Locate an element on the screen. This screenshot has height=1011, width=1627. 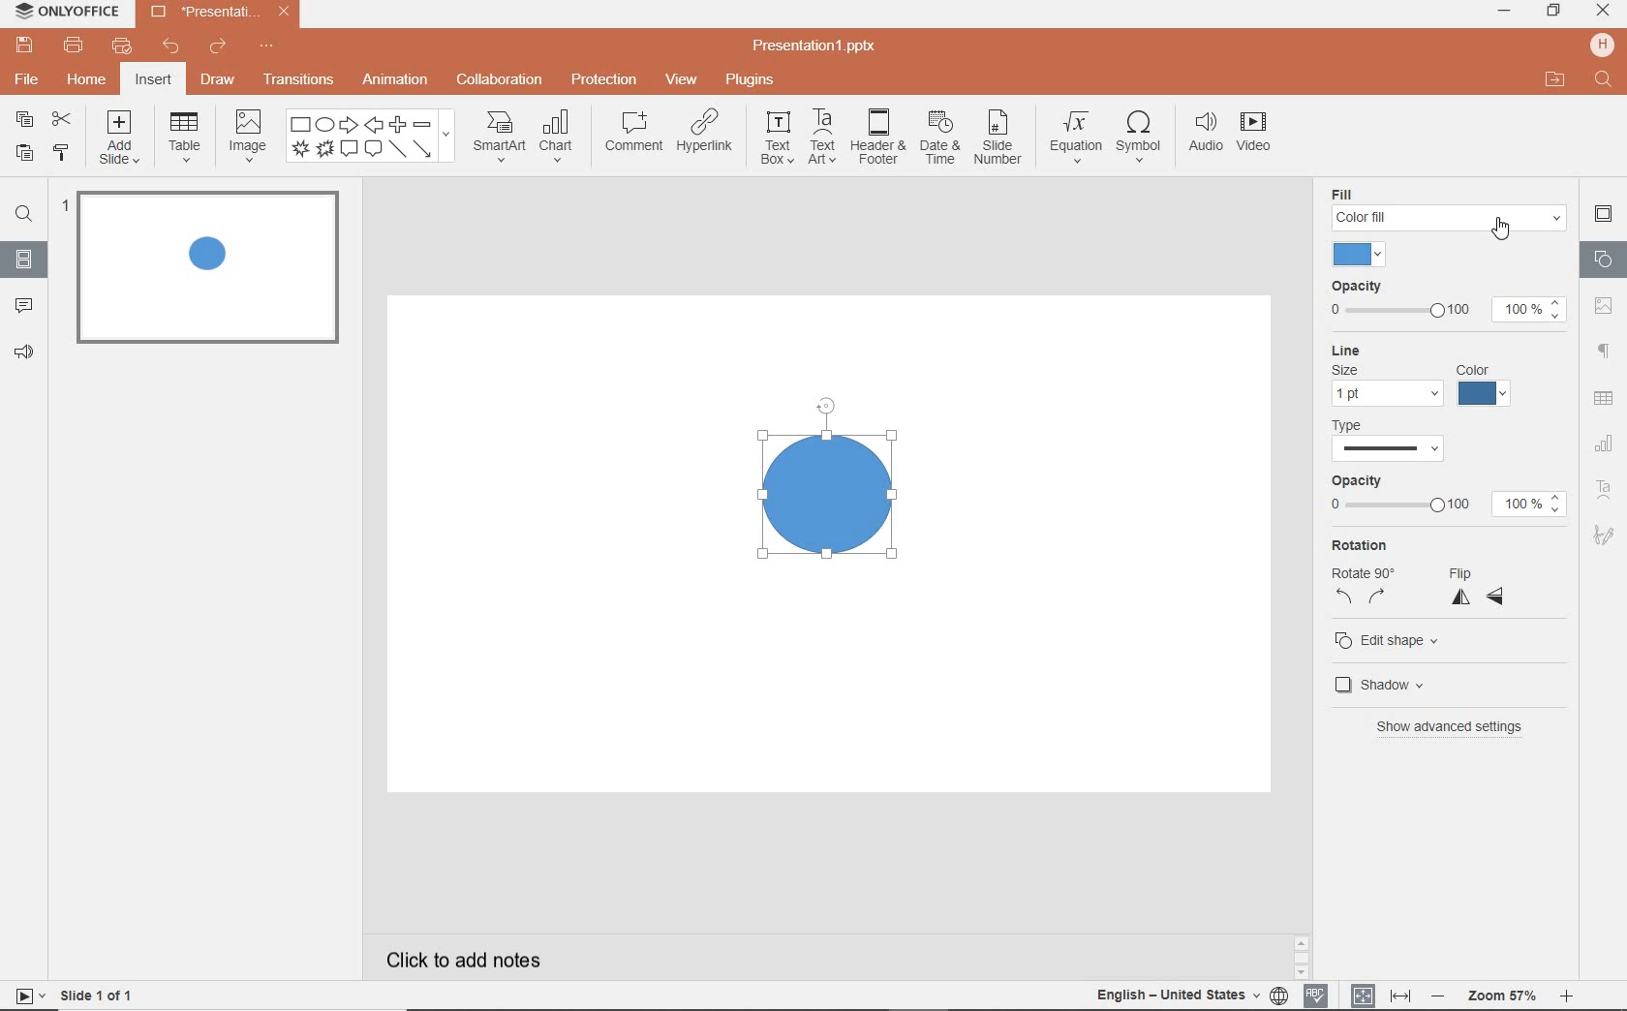
flip is located at coordinates (1479, 584).